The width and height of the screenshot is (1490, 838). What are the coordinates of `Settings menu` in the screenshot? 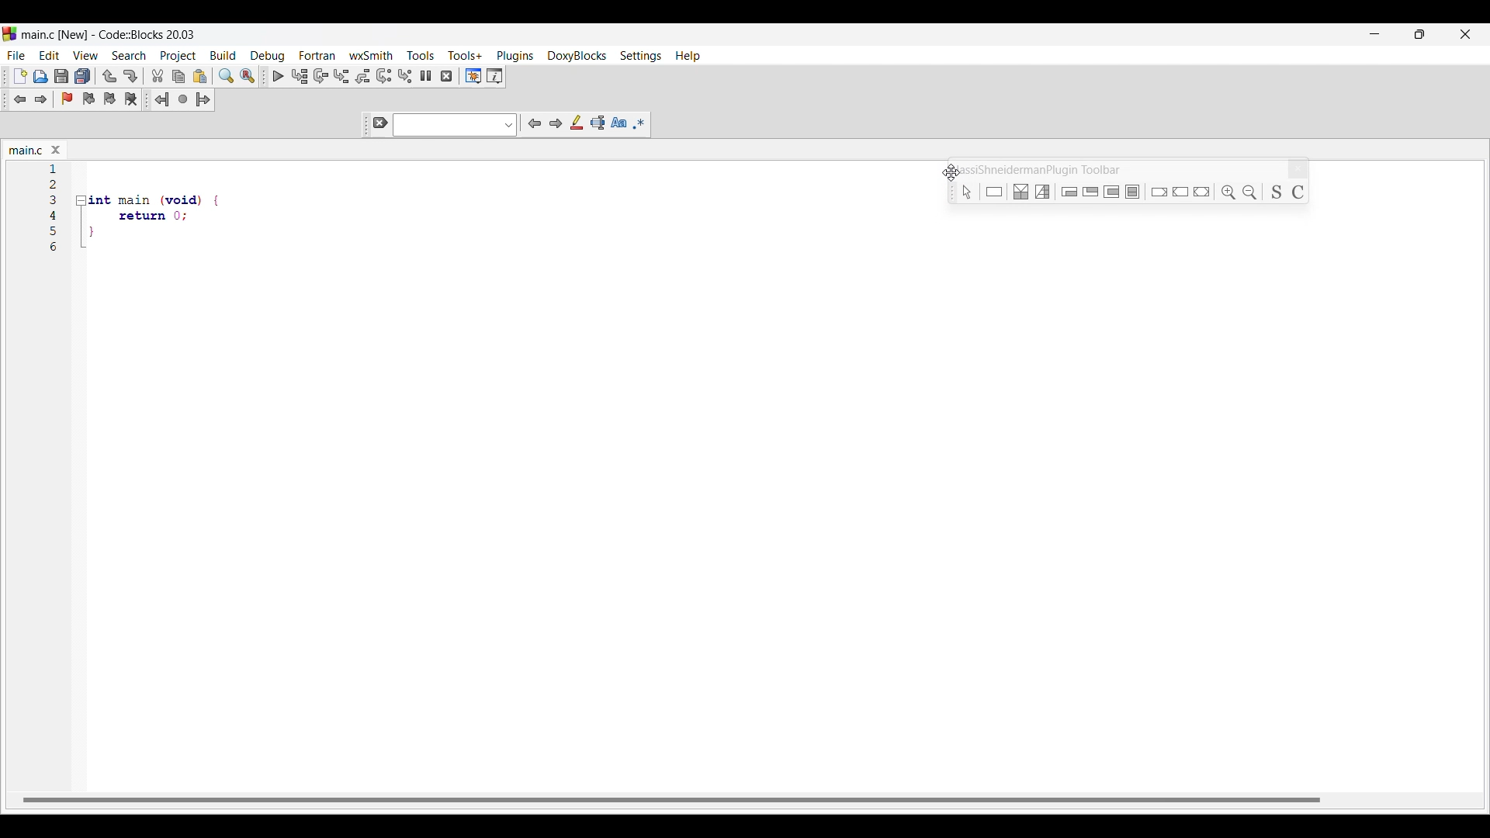 It's located at (640, 57).